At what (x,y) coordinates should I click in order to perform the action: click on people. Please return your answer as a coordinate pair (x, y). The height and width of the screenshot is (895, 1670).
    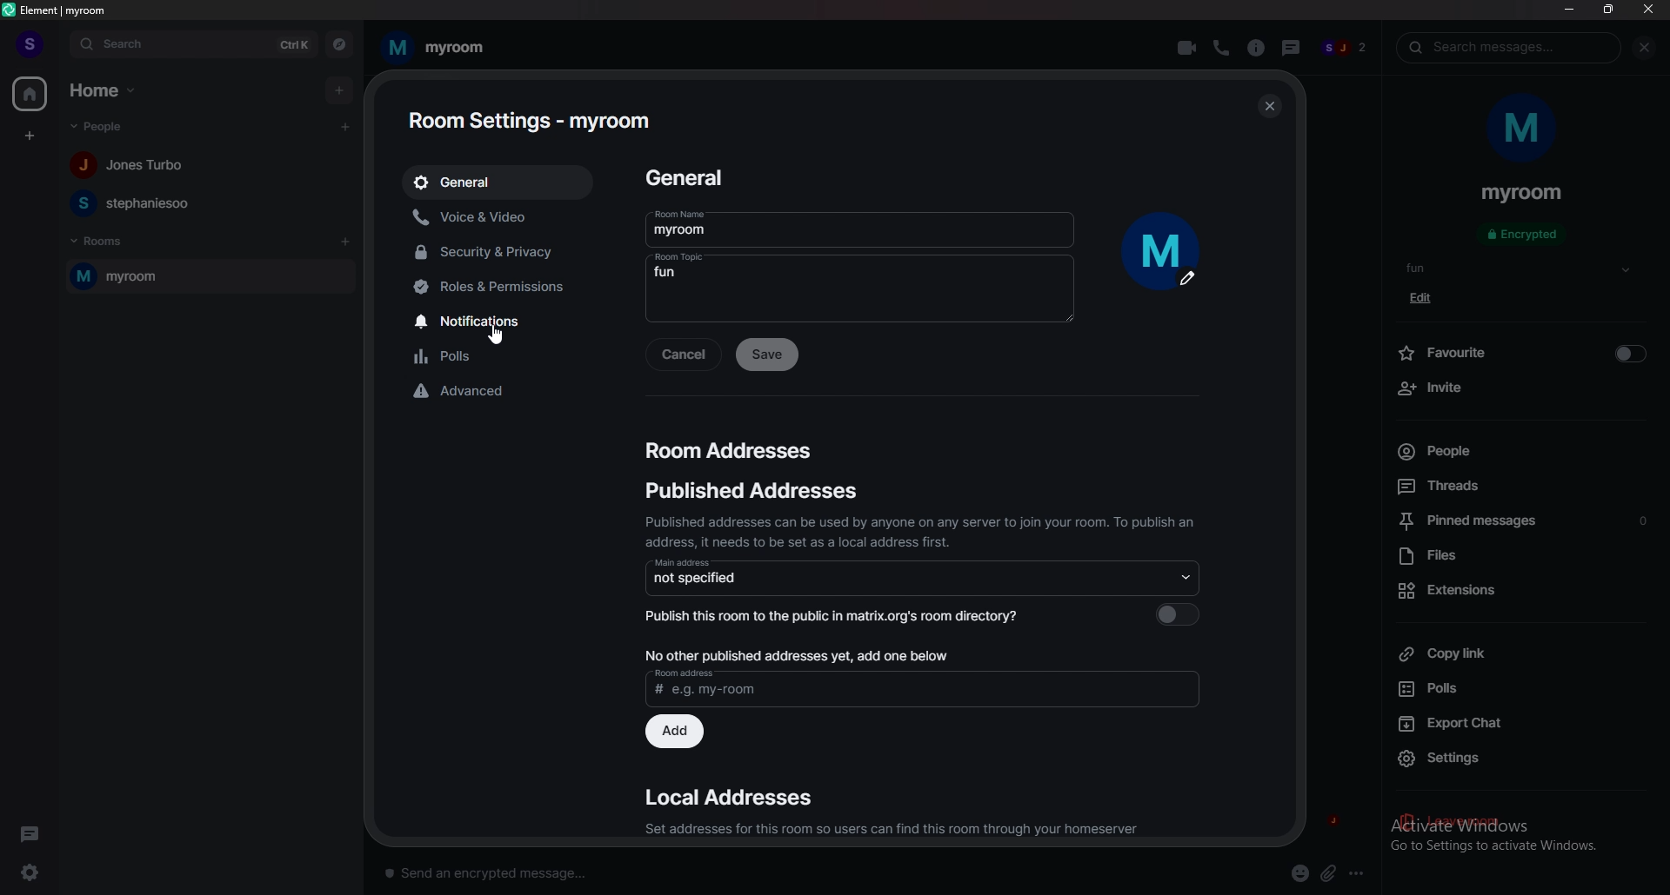
    Looking at the image, I should click on (134, 166).